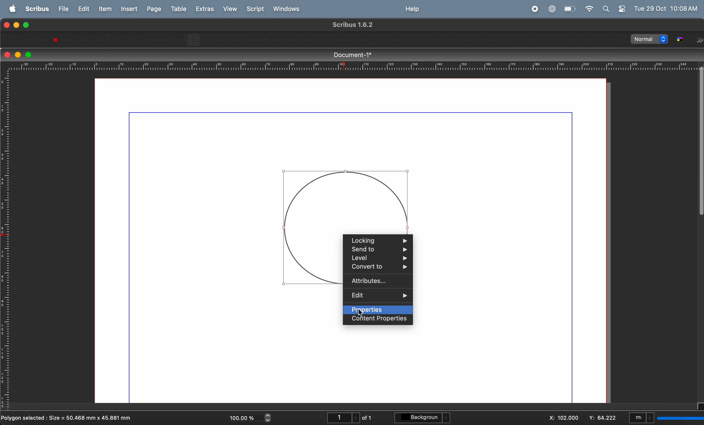 This screenshot has height=425, width=704. I want to click on document title, so click(350, 55).